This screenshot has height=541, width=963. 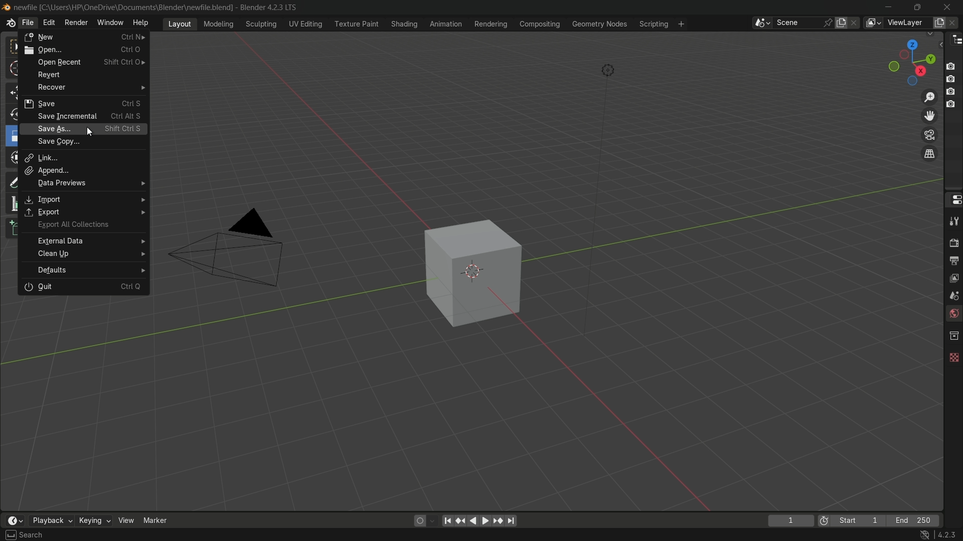 I want to click on open recent, so click(x=84, y=62).